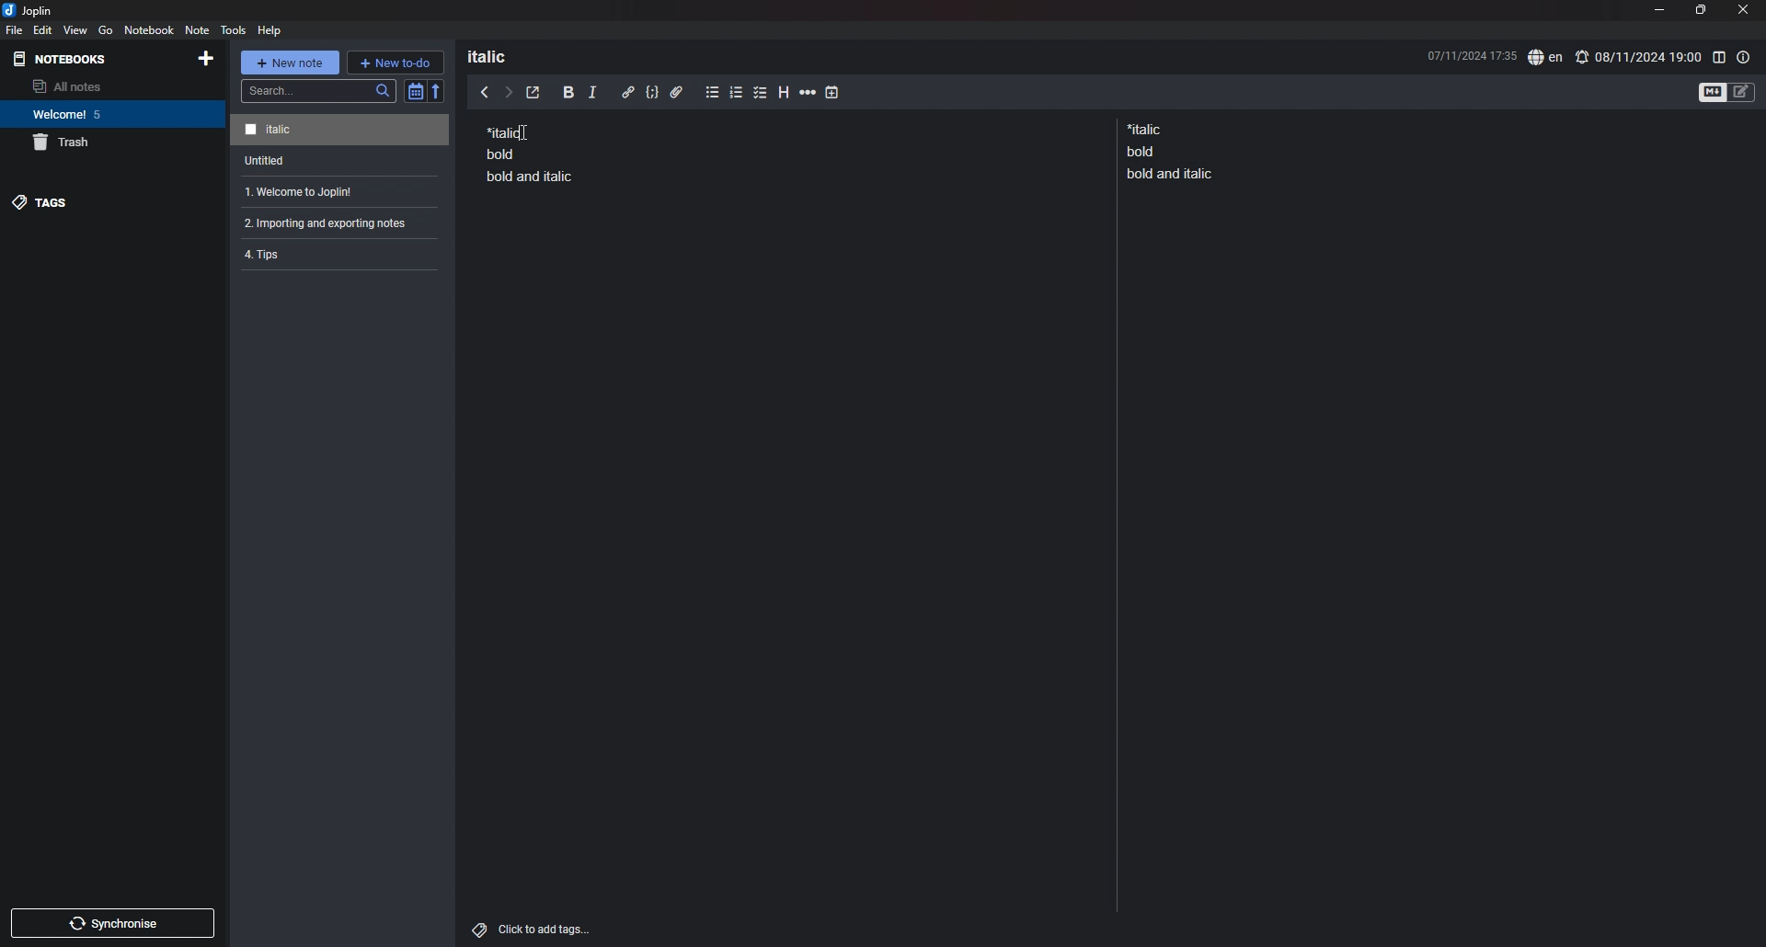 The height and width of the screenshot is (947, 1766). I want to click on hyperlink, so click(628, 92).